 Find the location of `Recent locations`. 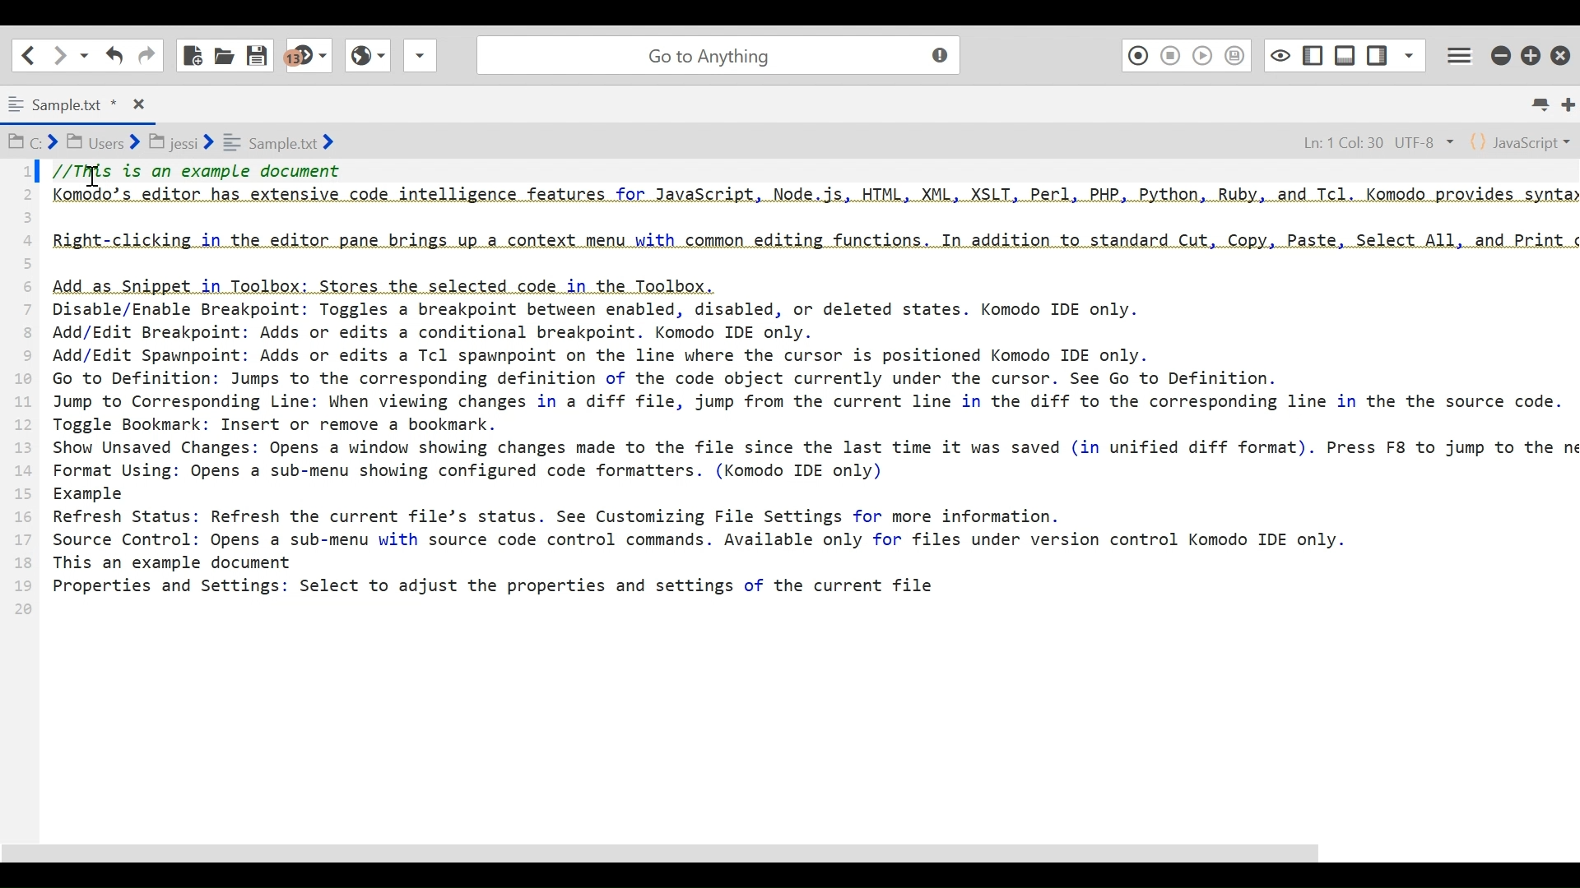

Recent locations is located at coordinates (85, 56).